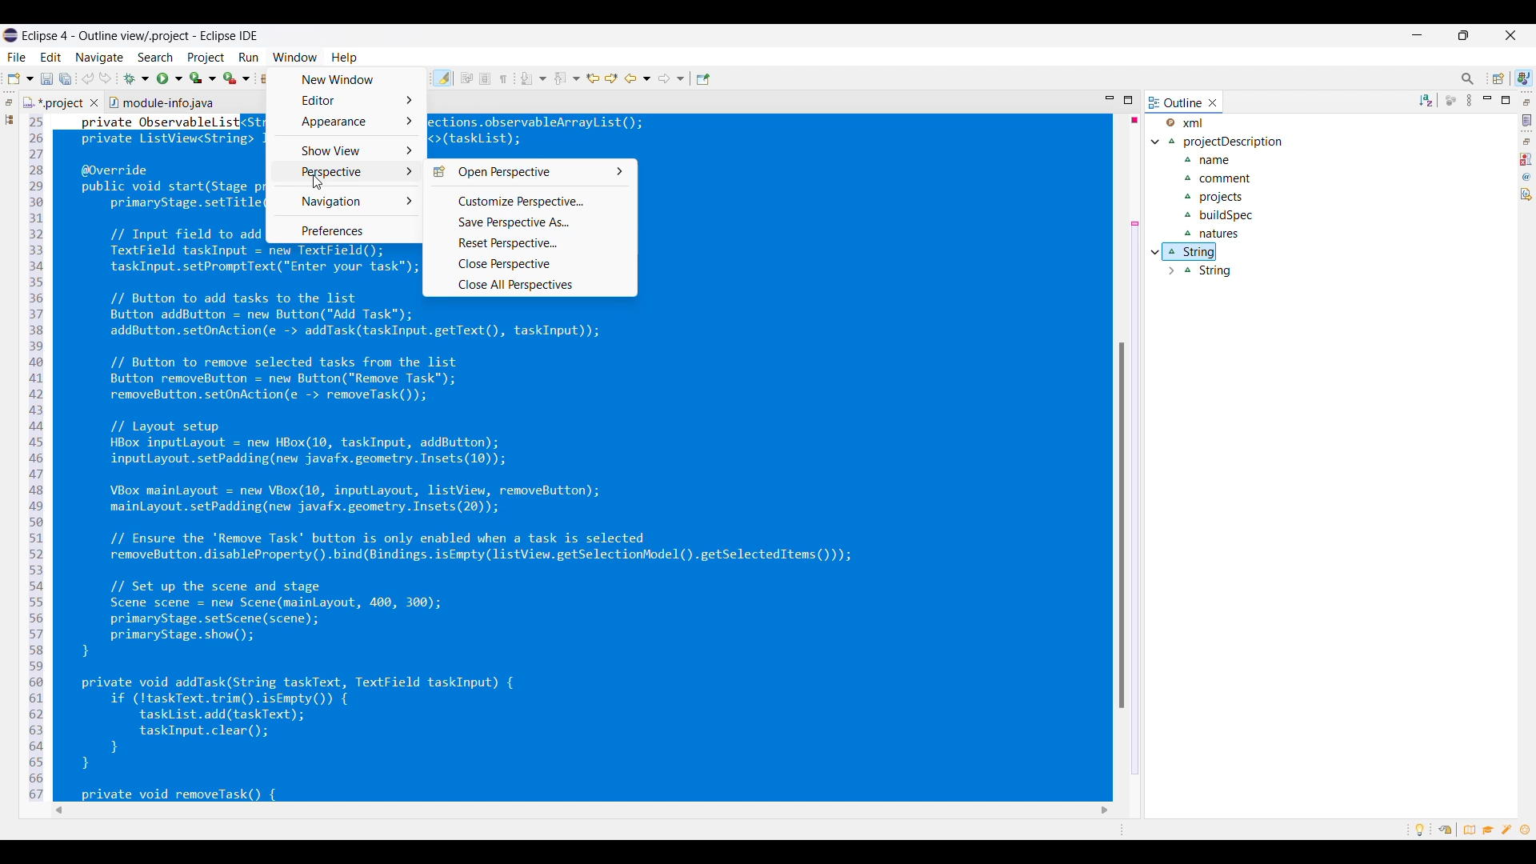 This screenshot has height=864, width=1536. Describe the element at coordinates (348, 172) in the screenshot. I see `Perspective options` at that location.